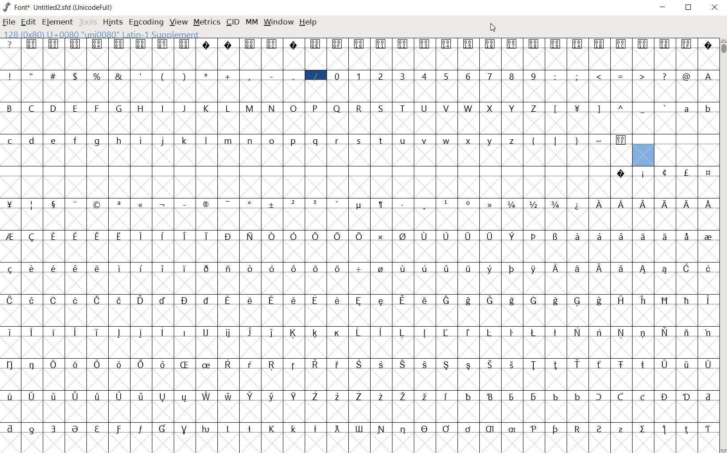  What do you see at coordinates (621, 300) in the screenshot?
I see `glyph` at bounding box center [621, 300].